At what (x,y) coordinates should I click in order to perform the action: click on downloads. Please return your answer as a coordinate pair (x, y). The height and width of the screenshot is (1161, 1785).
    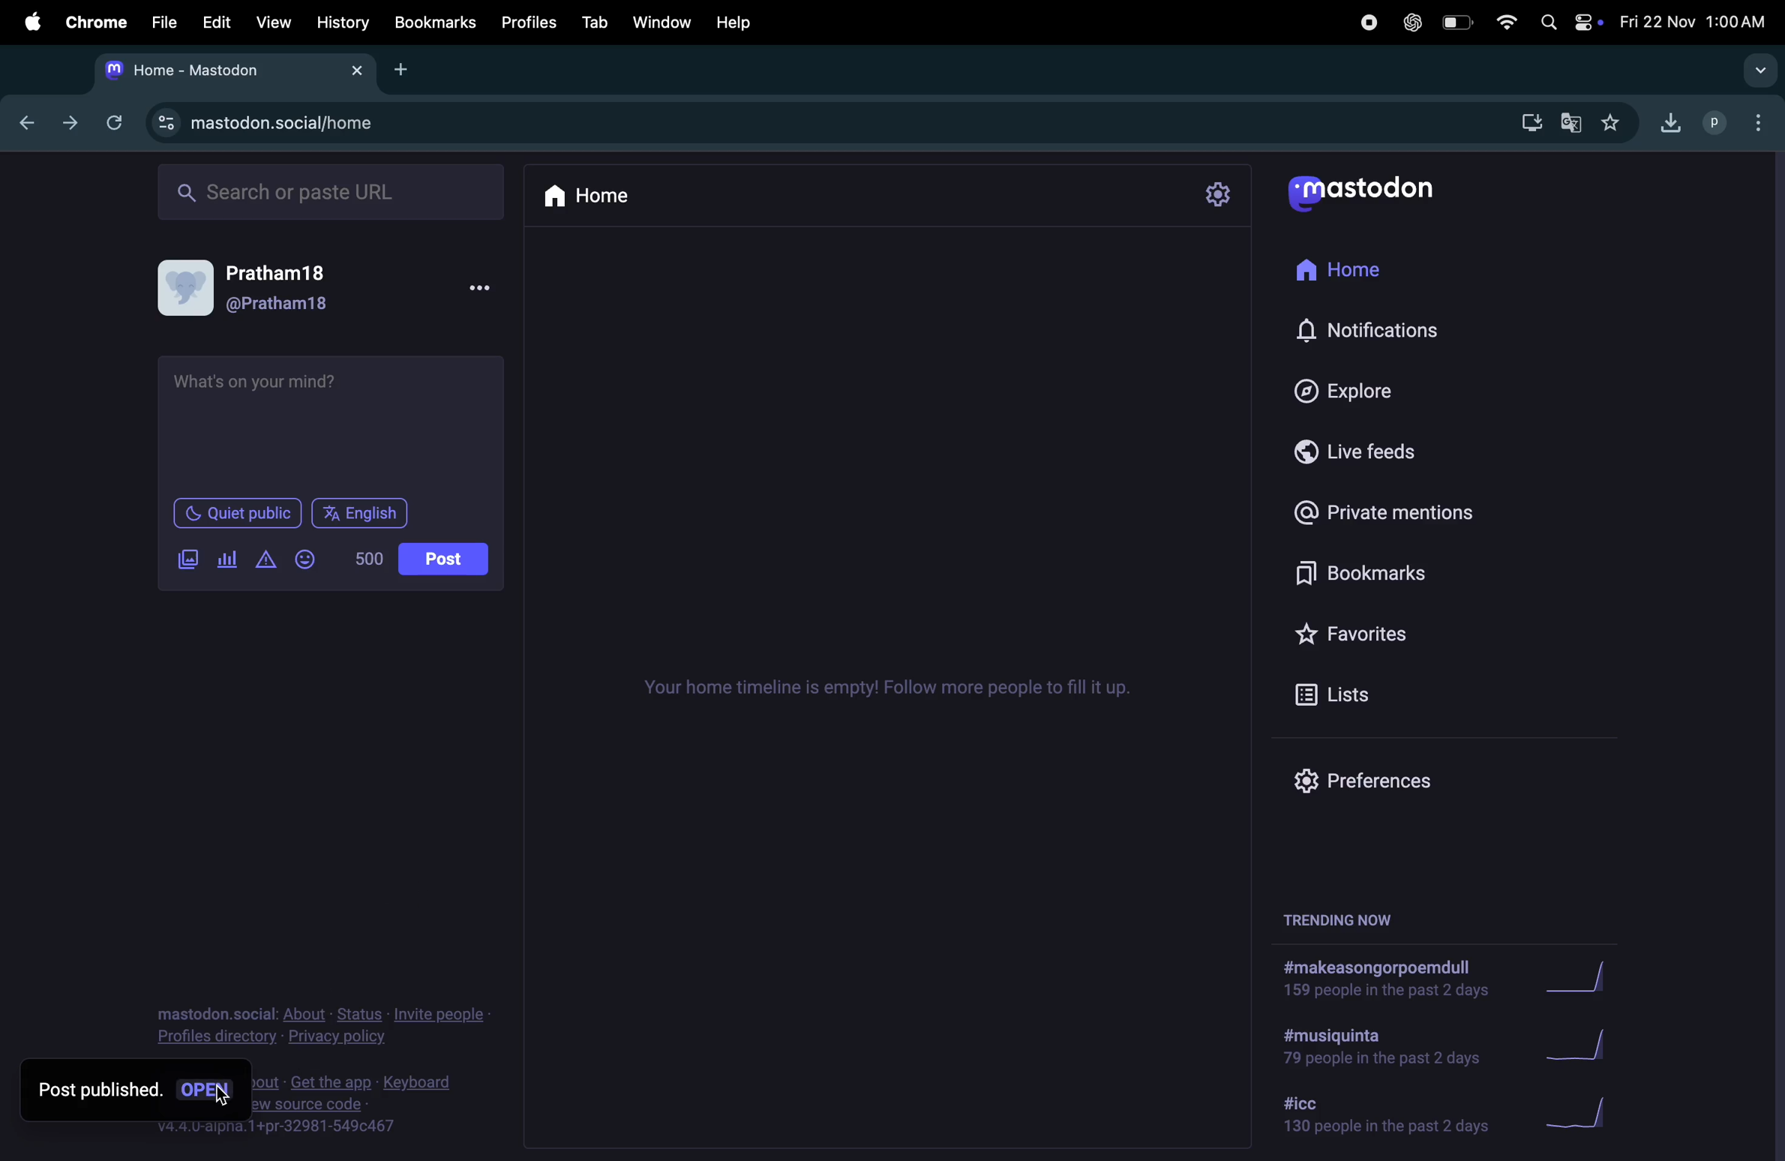
    Looking at the image, I should click on (1528, 124).